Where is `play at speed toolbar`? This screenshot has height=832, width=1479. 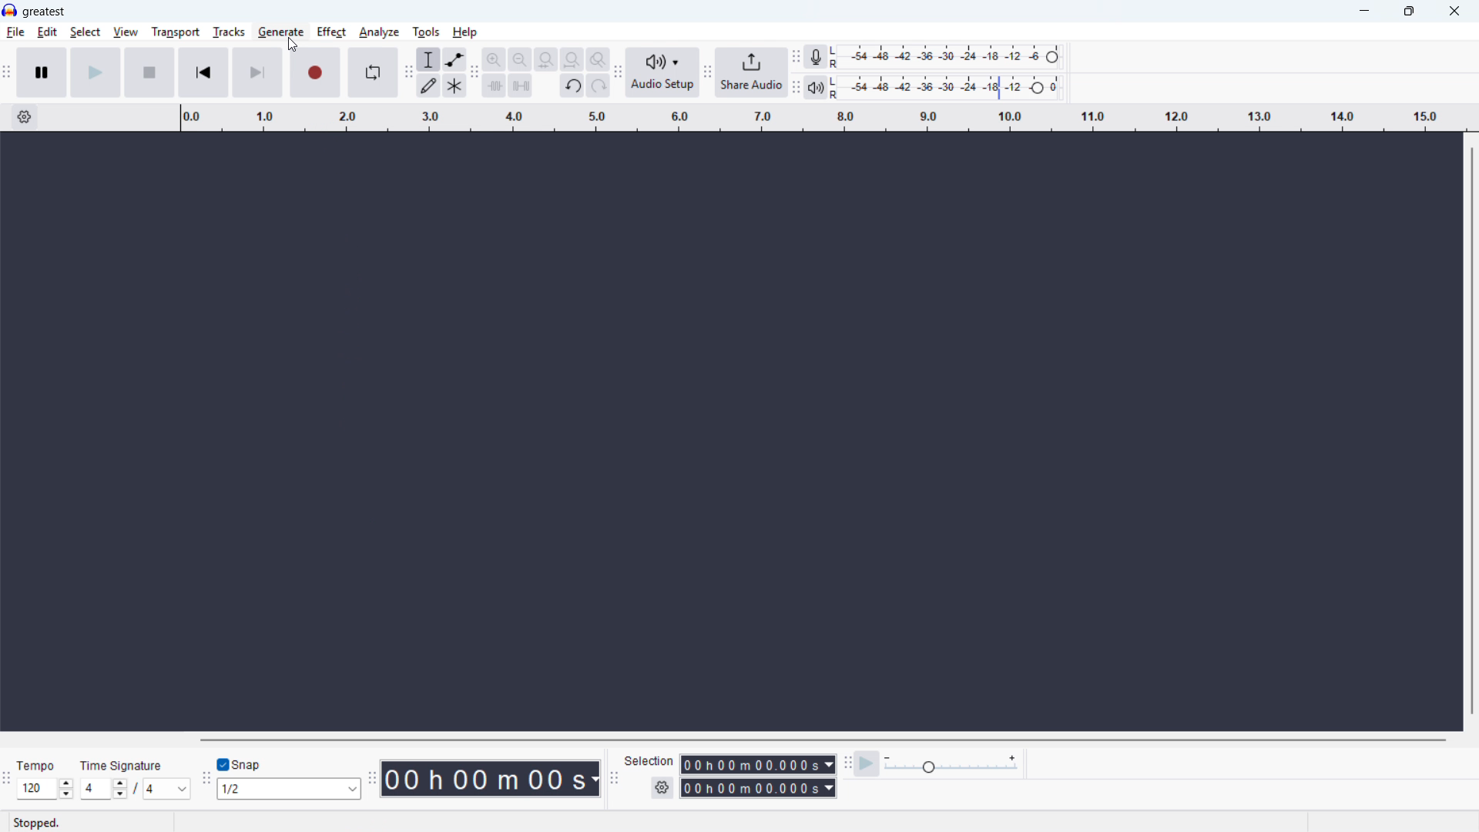 play at speed toolbar is located at coordinates (848, 764).